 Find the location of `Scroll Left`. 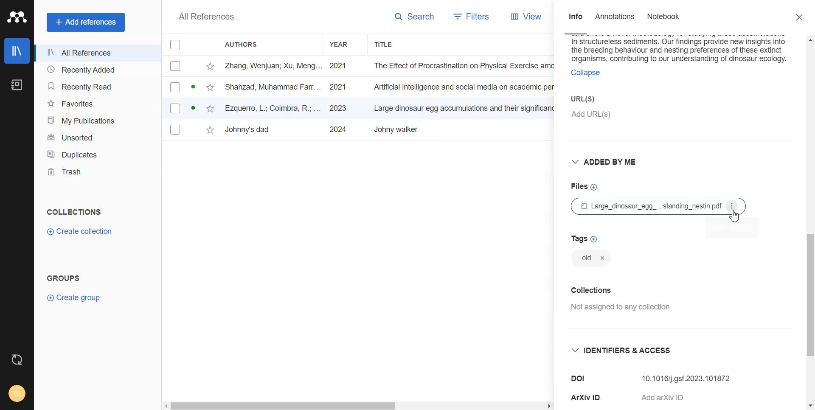

Scroll Left is located at coordinates (165, 406).